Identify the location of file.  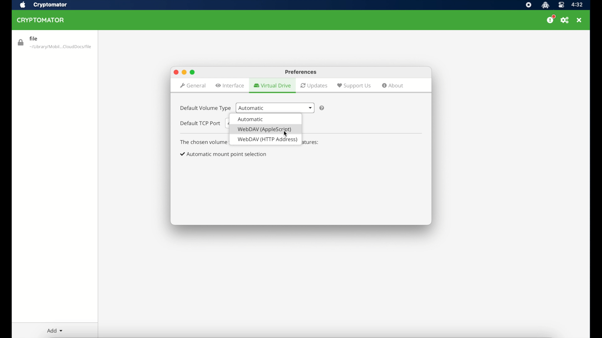
(54, 43).